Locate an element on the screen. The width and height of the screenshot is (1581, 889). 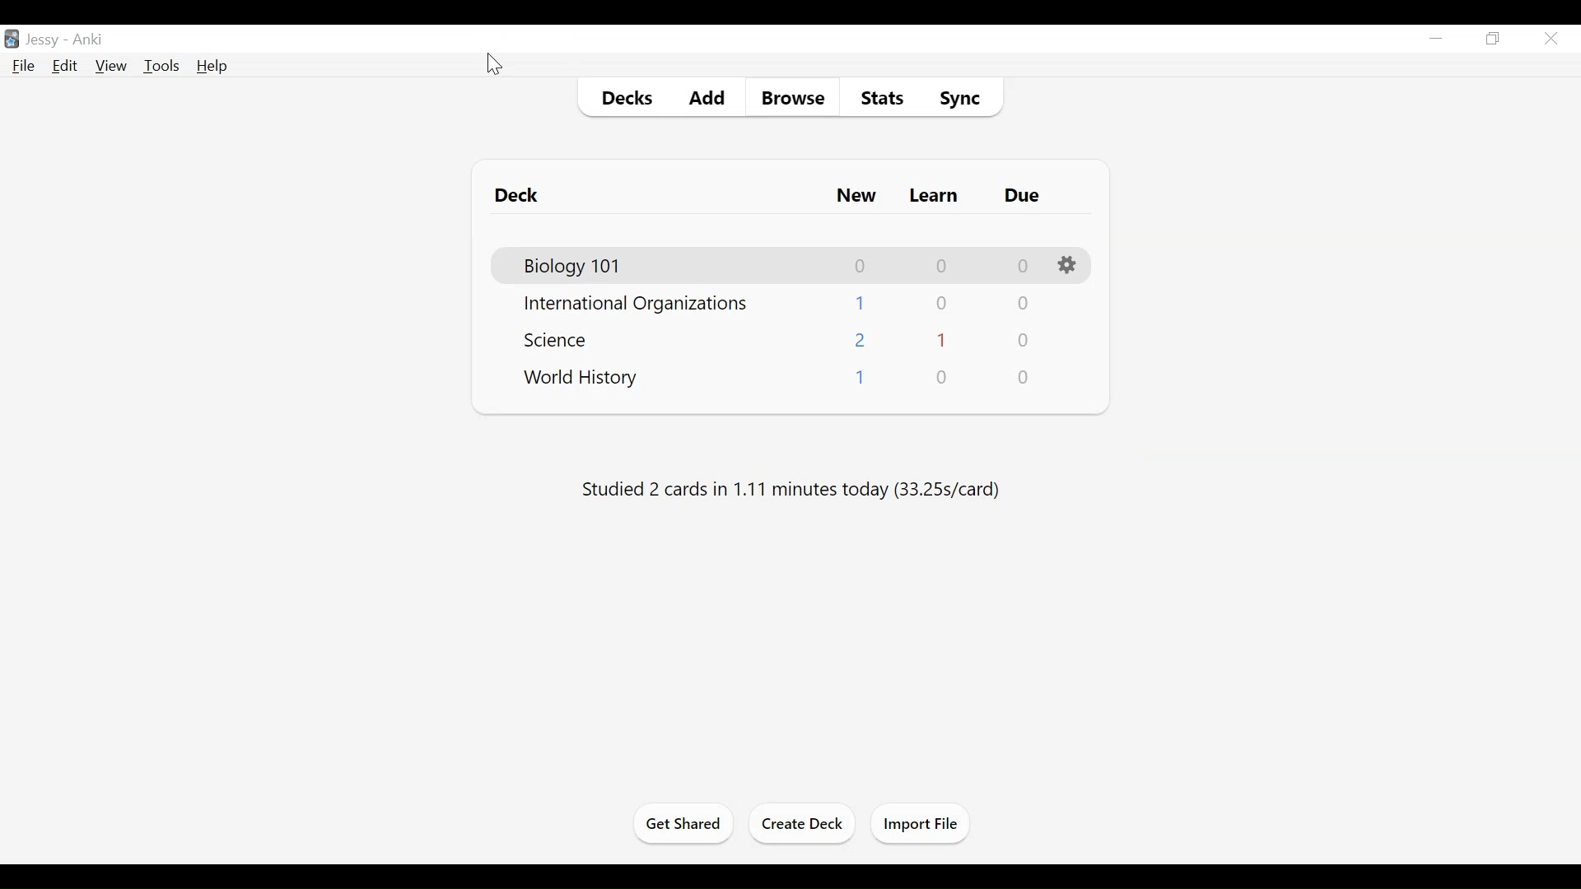
Learn Cards Count is located at coordinates (943, 341).